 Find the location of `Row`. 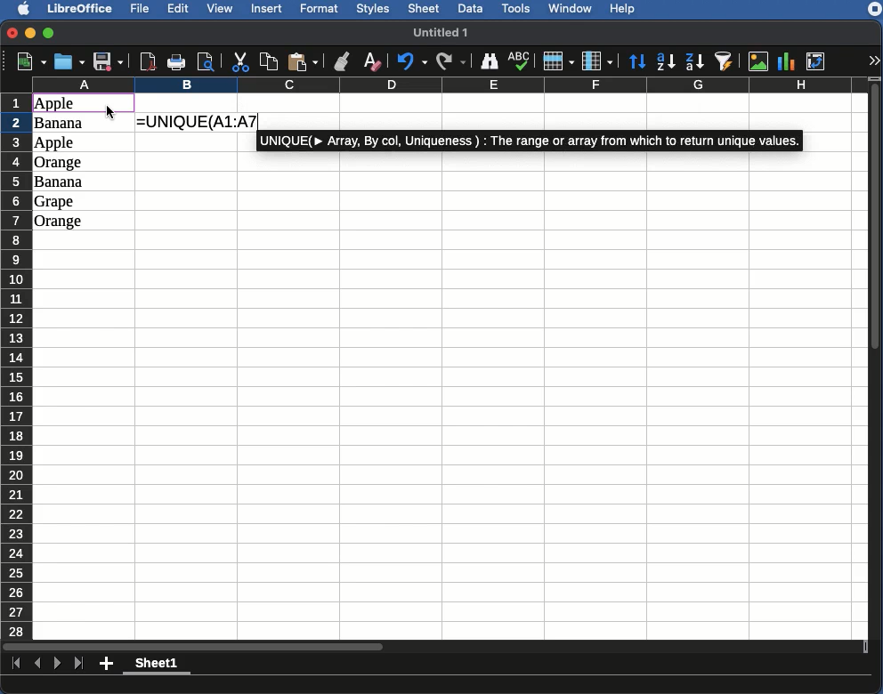

Row is located at coordinates (557, 61).